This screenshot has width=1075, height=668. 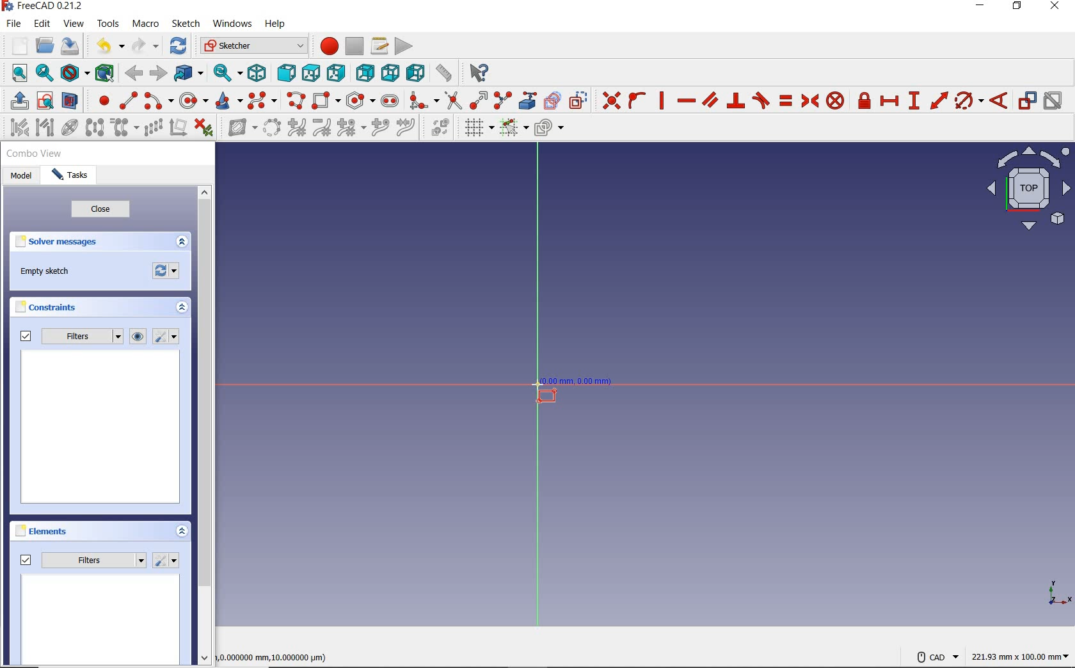 I want to click on edit, so click(x=44, y=24).